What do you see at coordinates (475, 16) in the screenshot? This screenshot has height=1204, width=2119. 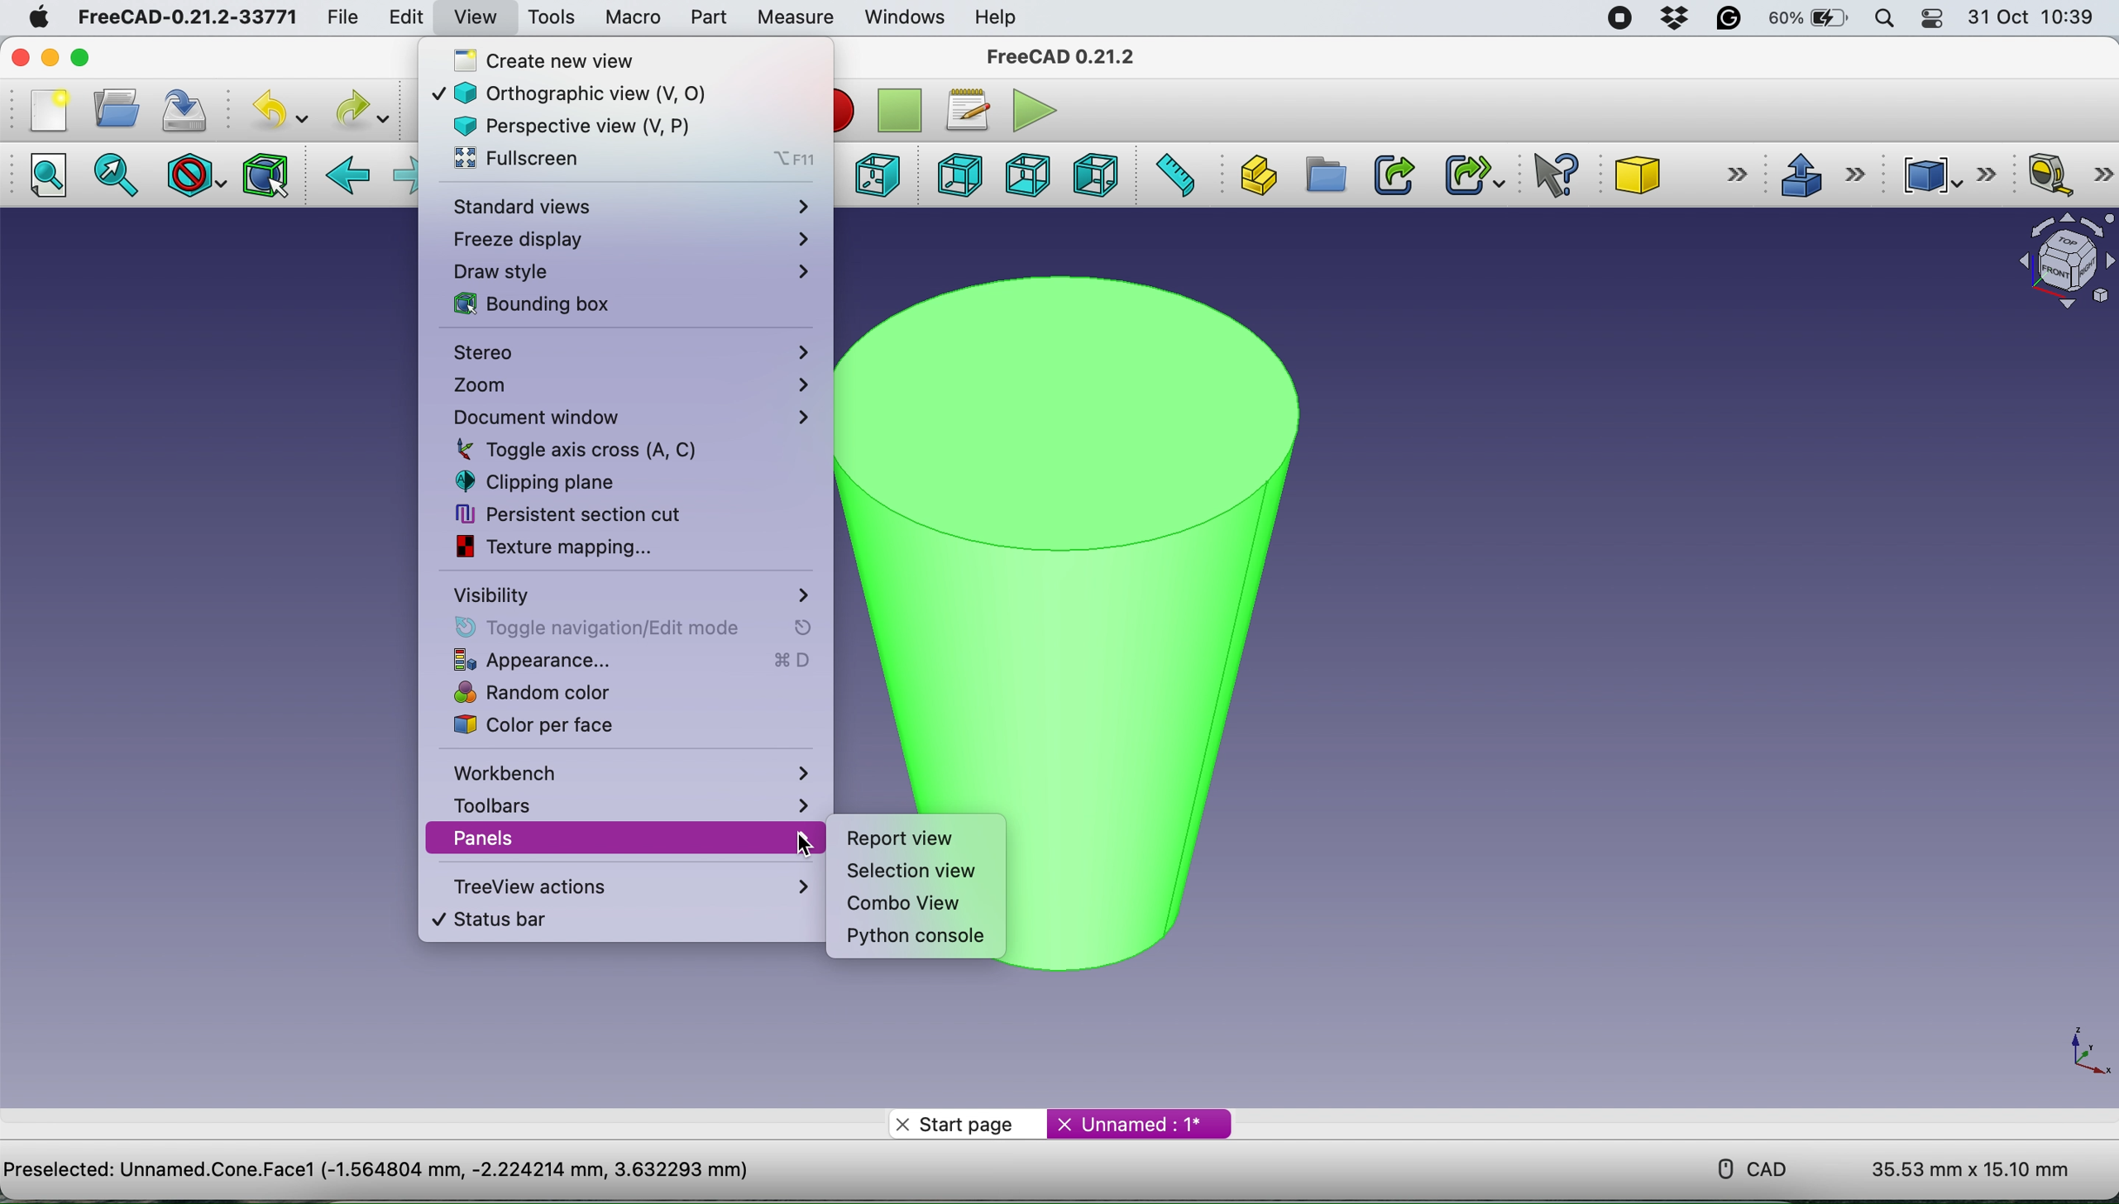 I see `view` at bounding box center [475, 16].